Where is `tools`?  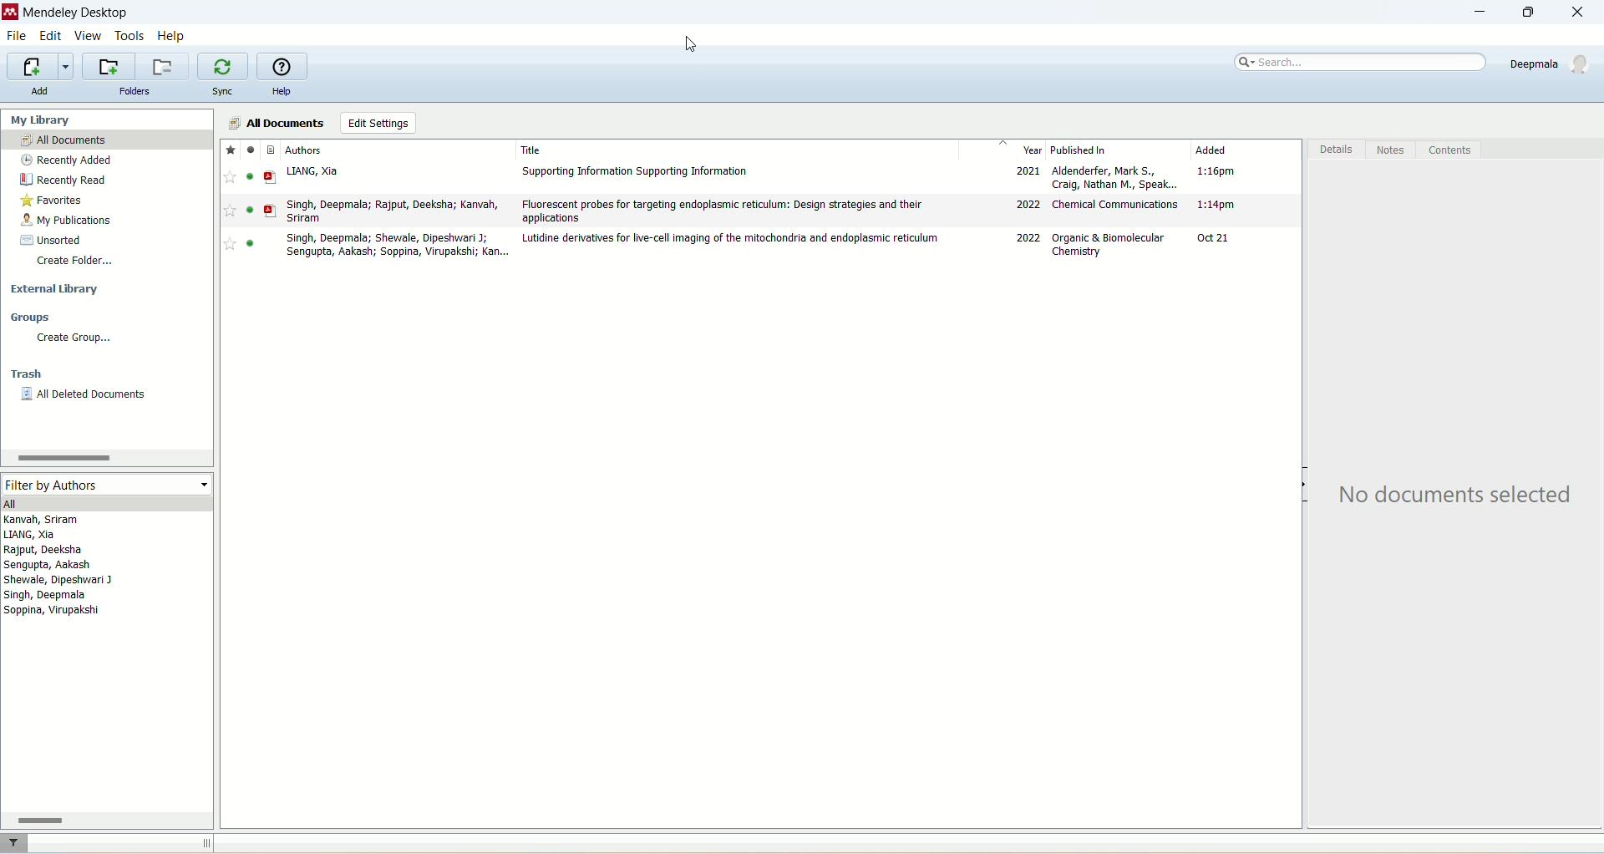
tools is located at coordinates (130, 35).